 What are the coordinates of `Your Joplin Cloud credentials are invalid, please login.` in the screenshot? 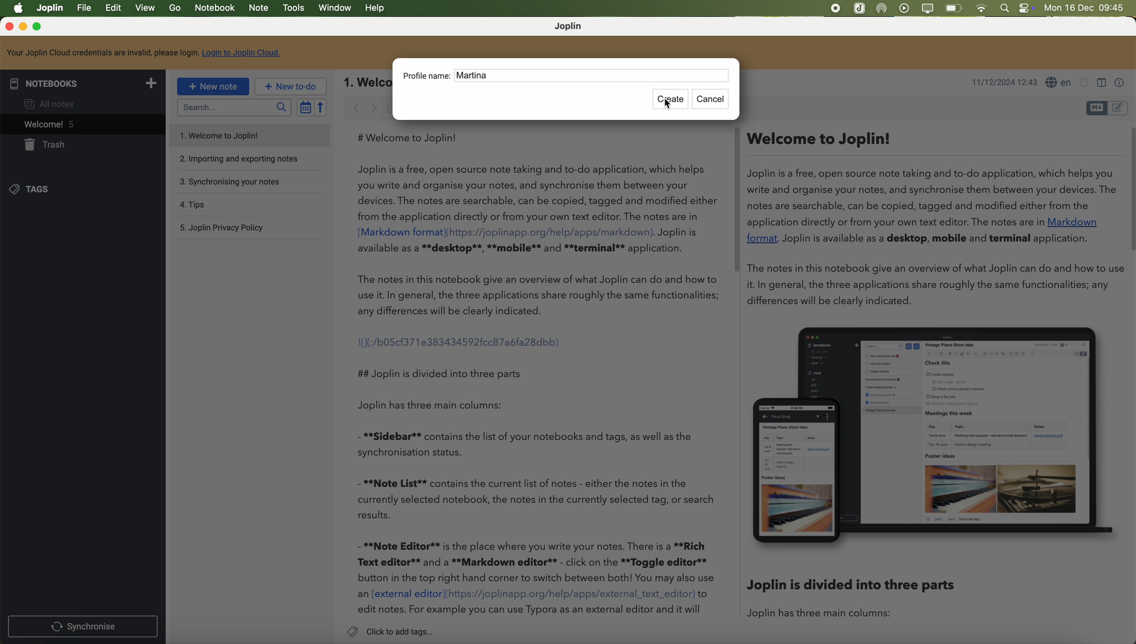 It's located at (102, 53).